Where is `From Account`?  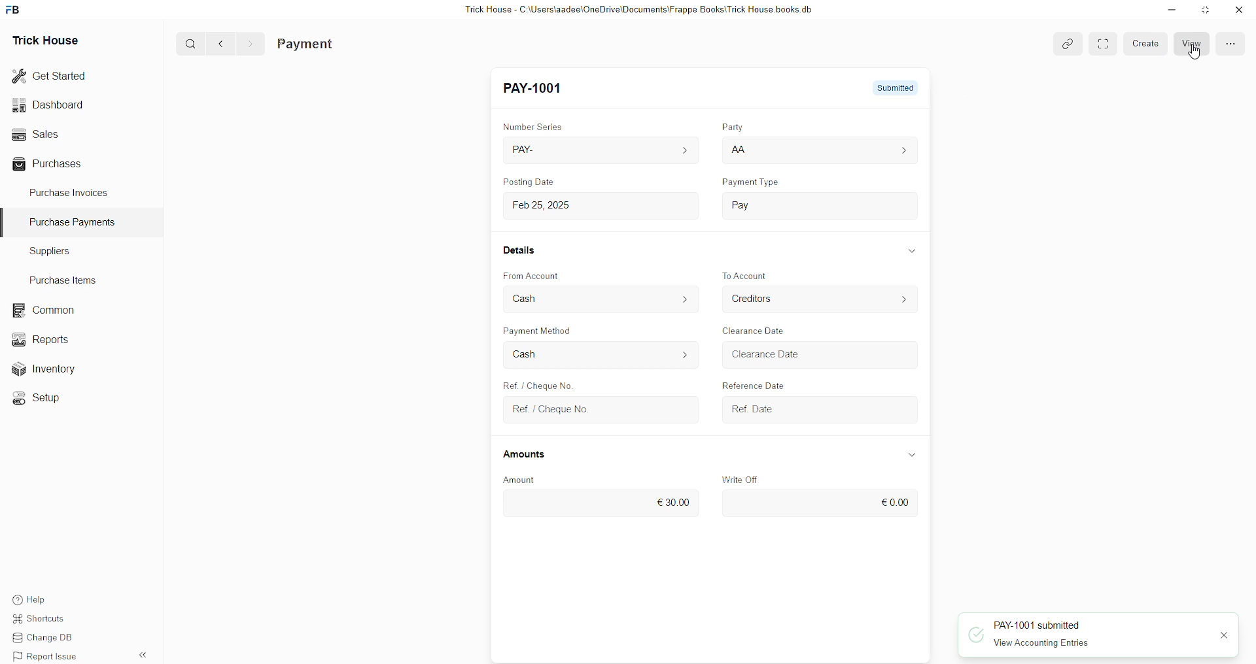 From Account is located at coordinates (541, 274).